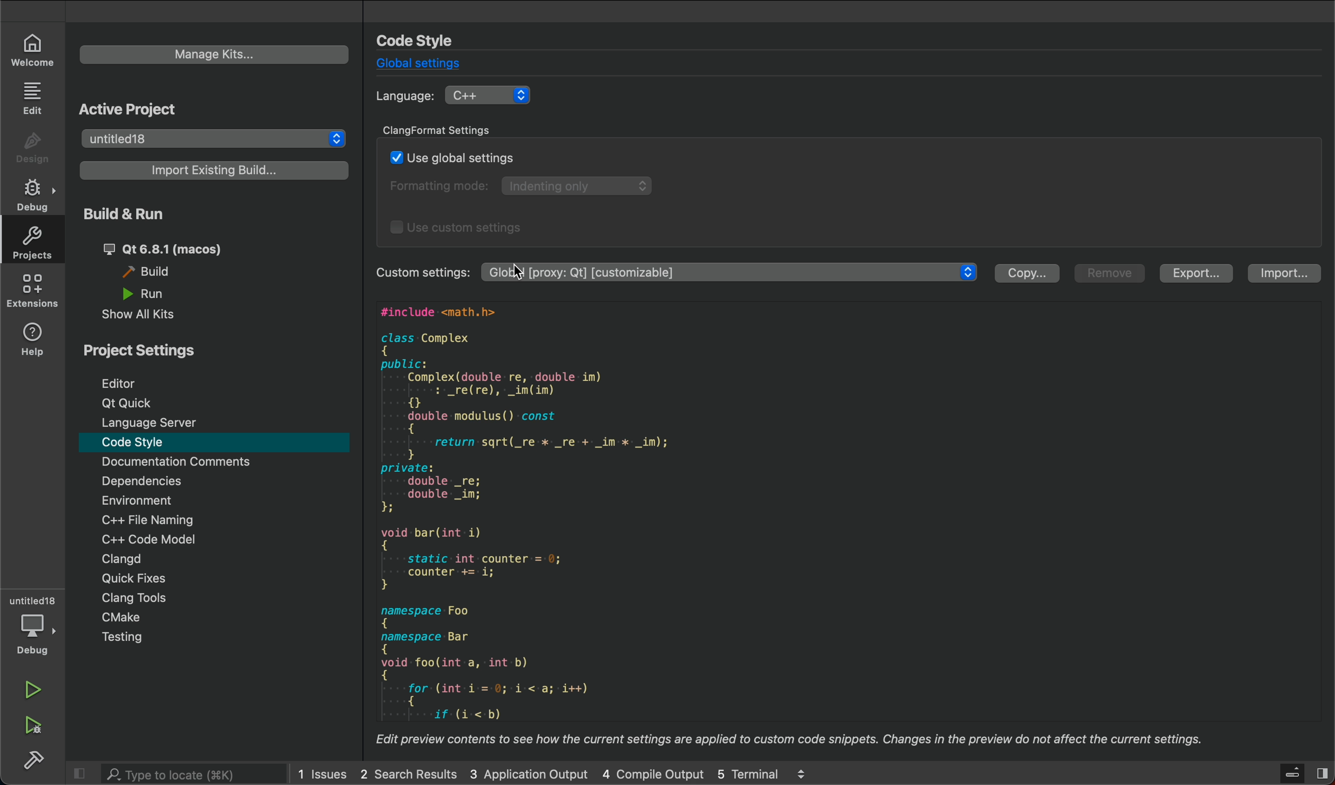  What do you see at coordinates (1195, 273) in the screenshot?
I see `export` at bounding box center [1195, 273].